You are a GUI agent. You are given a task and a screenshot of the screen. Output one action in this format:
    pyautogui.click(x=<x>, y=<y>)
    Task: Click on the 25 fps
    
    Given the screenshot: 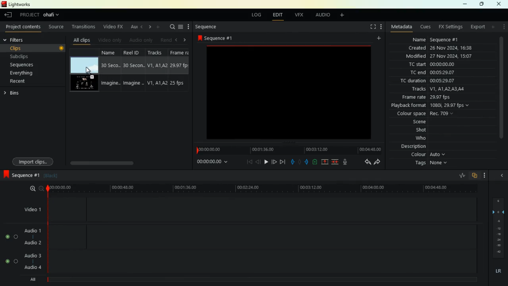 What is the action you would take?
    pyautogui.click(x=180, y=83)
    